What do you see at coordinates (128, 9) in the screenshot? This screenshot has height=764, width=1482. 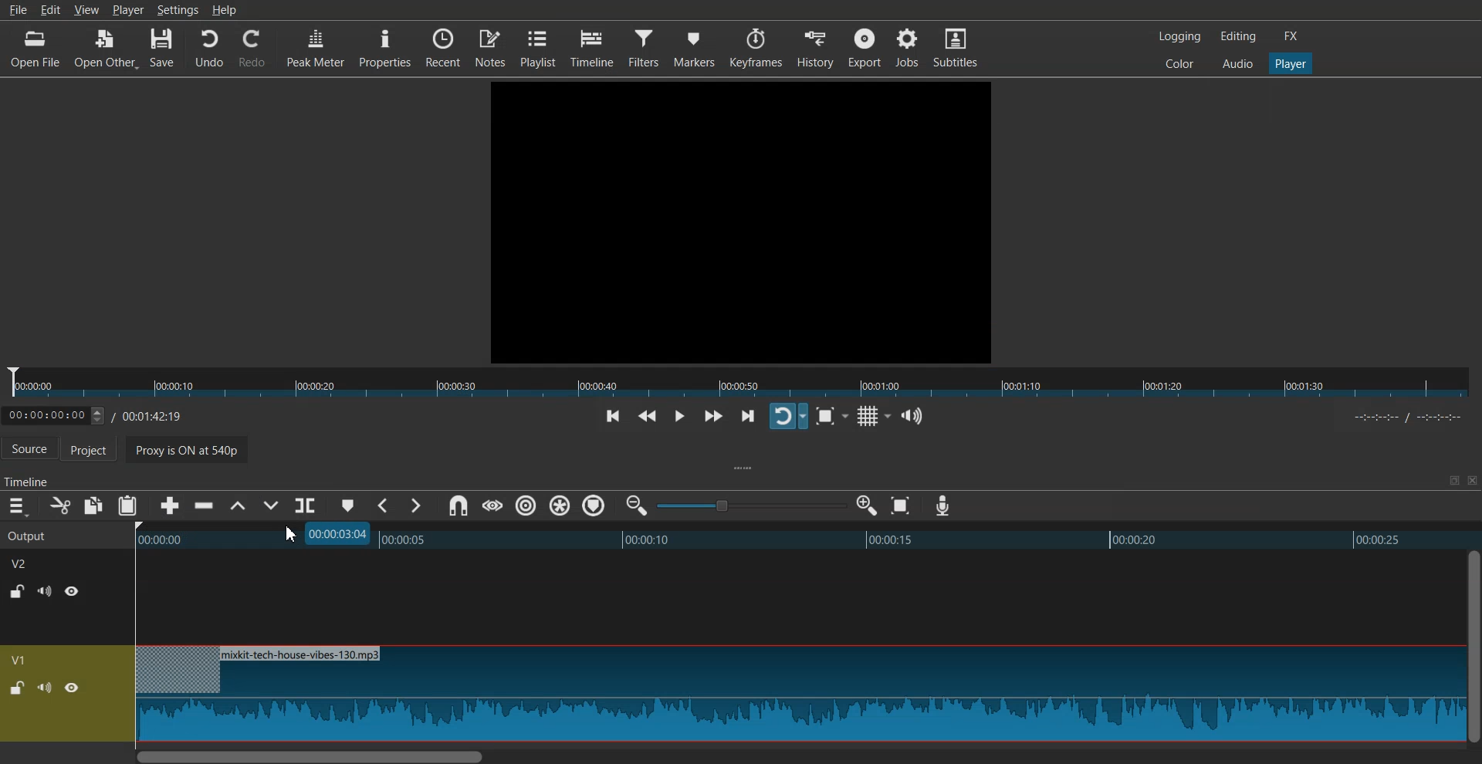 I see `Player` at bounding box center [128, 9].